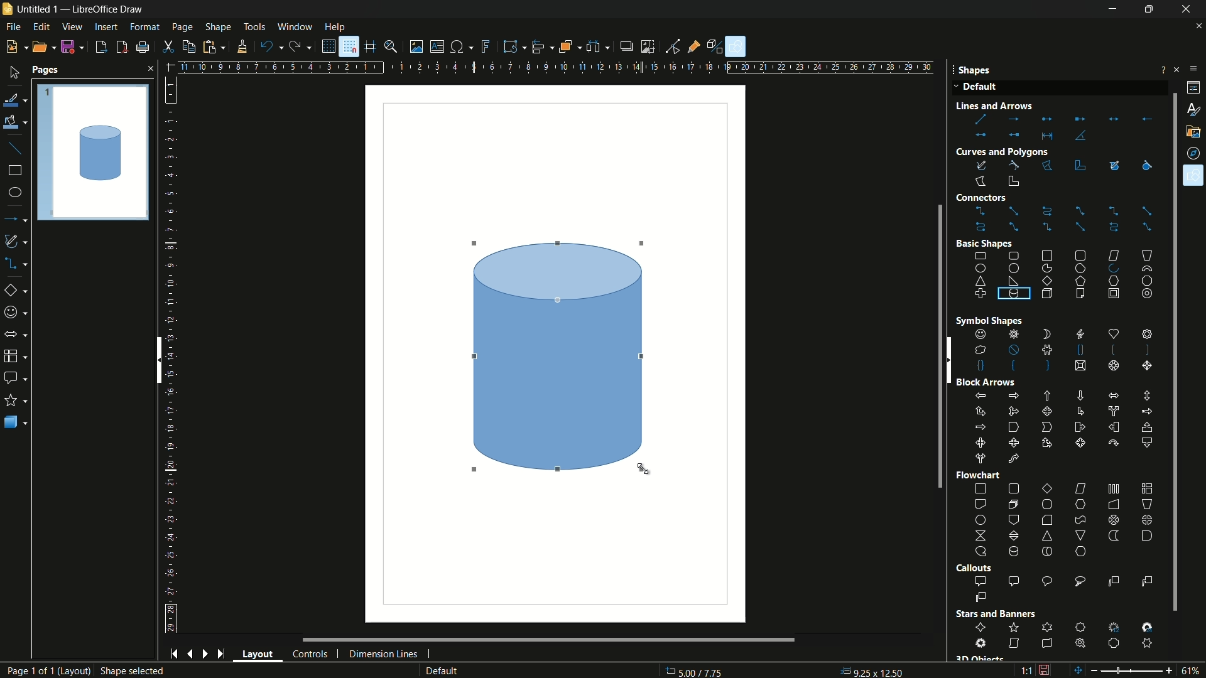  I want to click on shapes, so click(1193, 176).